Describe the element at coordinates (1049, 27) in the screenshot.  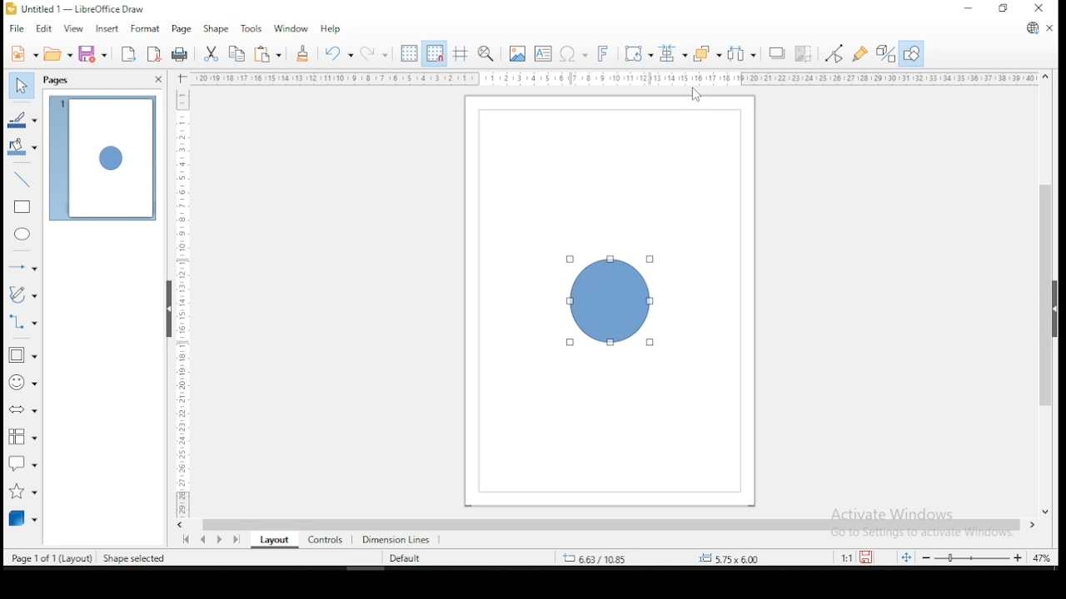
I see `close document` at that location.